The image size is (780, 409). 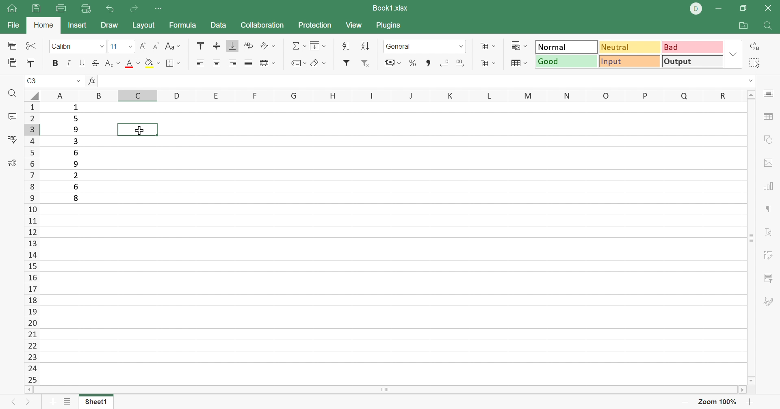 I want to click on Find, so click(x=13, y=93).